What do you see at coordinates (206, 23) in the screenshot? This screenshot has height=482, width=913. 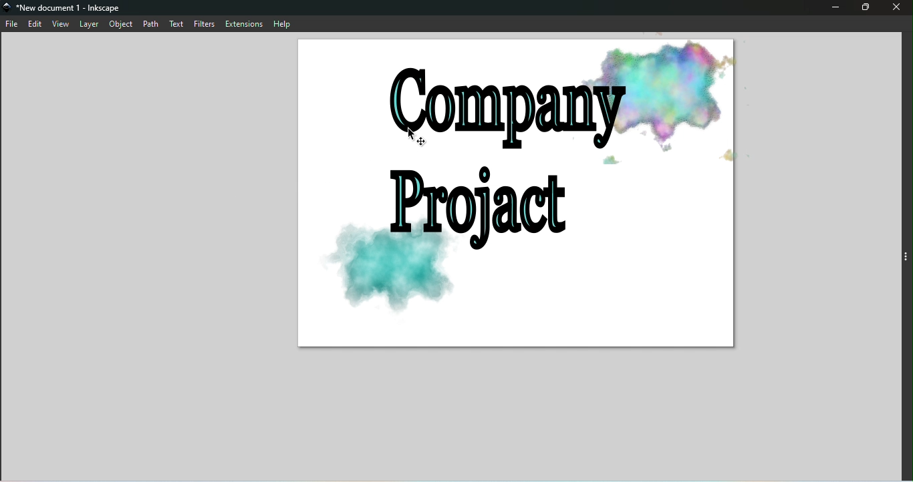 I see `Filters` at bounding box center [206, 23].